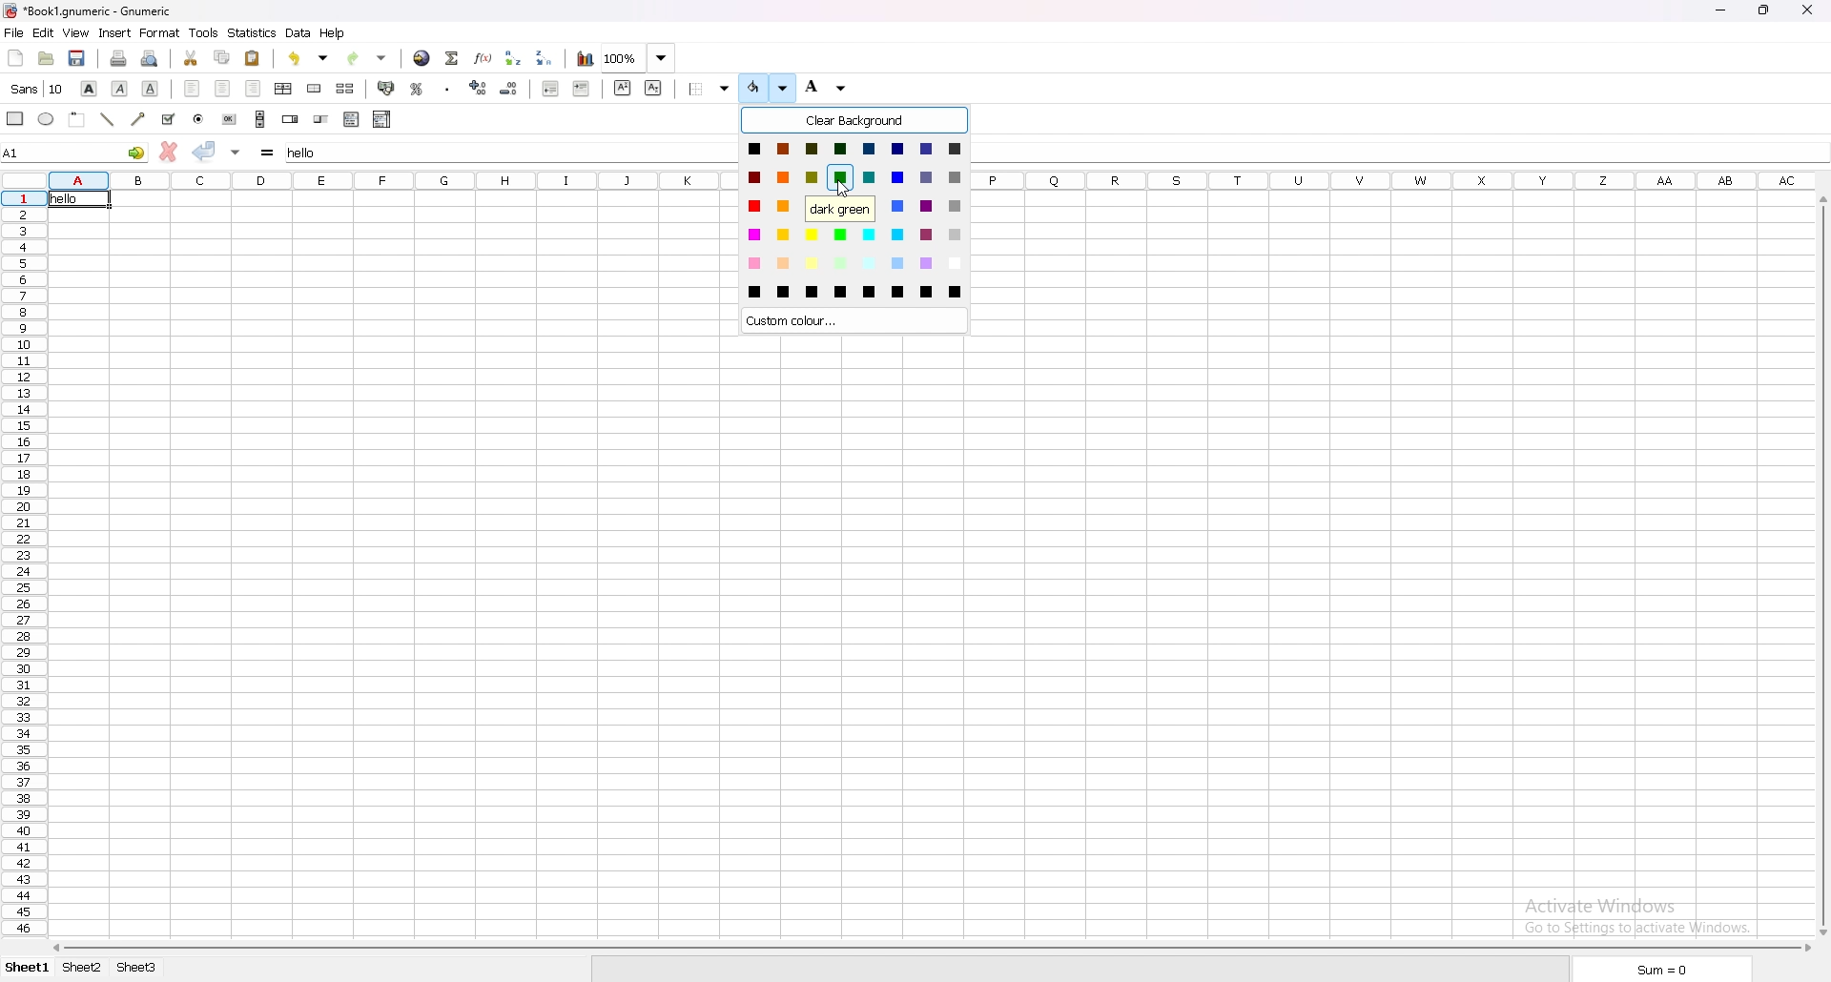  Describe the element at coordinates (169, 119) in the screenshot. I see `checkbox` at that location.